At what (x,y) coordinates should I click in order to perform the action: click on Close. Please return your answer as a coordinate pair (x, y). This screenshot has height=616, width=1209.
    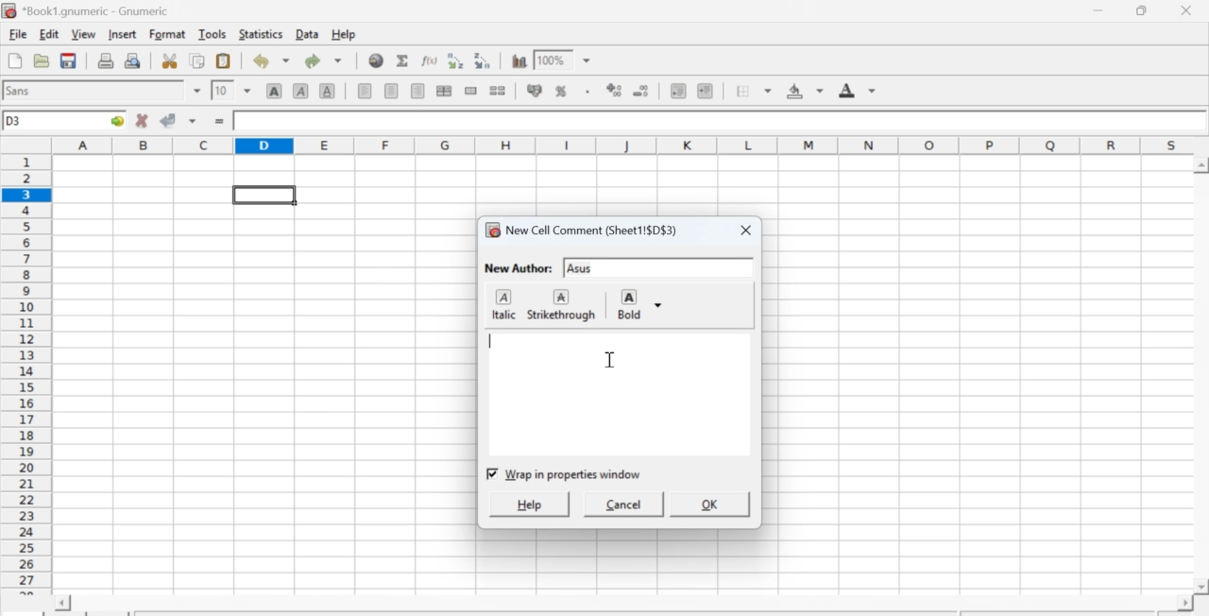
    Looking at the image, I should click on (1187, 11).